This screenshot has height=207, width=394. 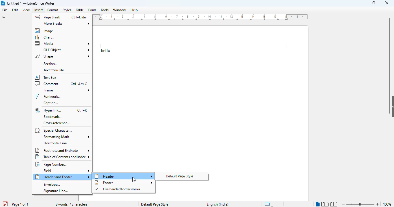 What do you see at coordinates (124, 183) in the screenshot?
I see `footer` at bounding box center [124, 183].